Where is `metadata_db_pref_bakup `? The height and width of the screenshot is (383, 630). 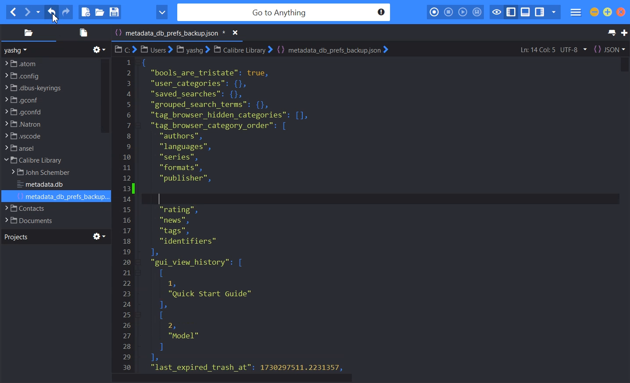
metadata_db_pref_bakup  is located at coordinates (255, 214).